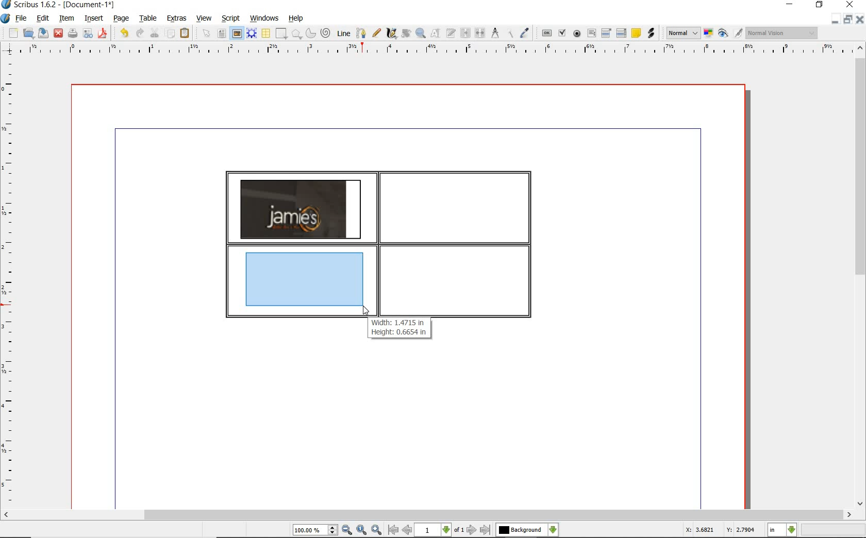 The width and height of the screenshot is (866, 538). Describe the element at coordinates (709, 34) in the screenshot. I see `toggle color management system` at that location.